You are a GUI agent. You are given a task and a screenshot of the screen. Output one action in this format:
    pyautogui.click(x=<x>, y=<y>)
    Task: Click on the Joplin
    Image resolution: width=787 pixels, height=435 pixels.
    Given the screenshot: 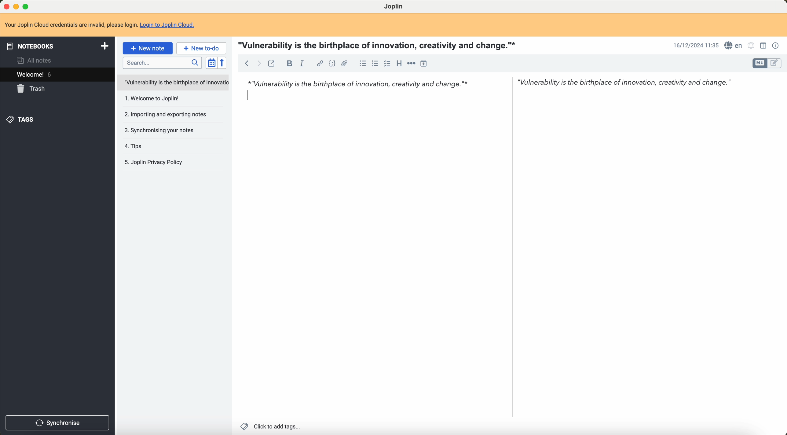 What is the action you would take?
    pyautogui.click(x=395, y=7)
    